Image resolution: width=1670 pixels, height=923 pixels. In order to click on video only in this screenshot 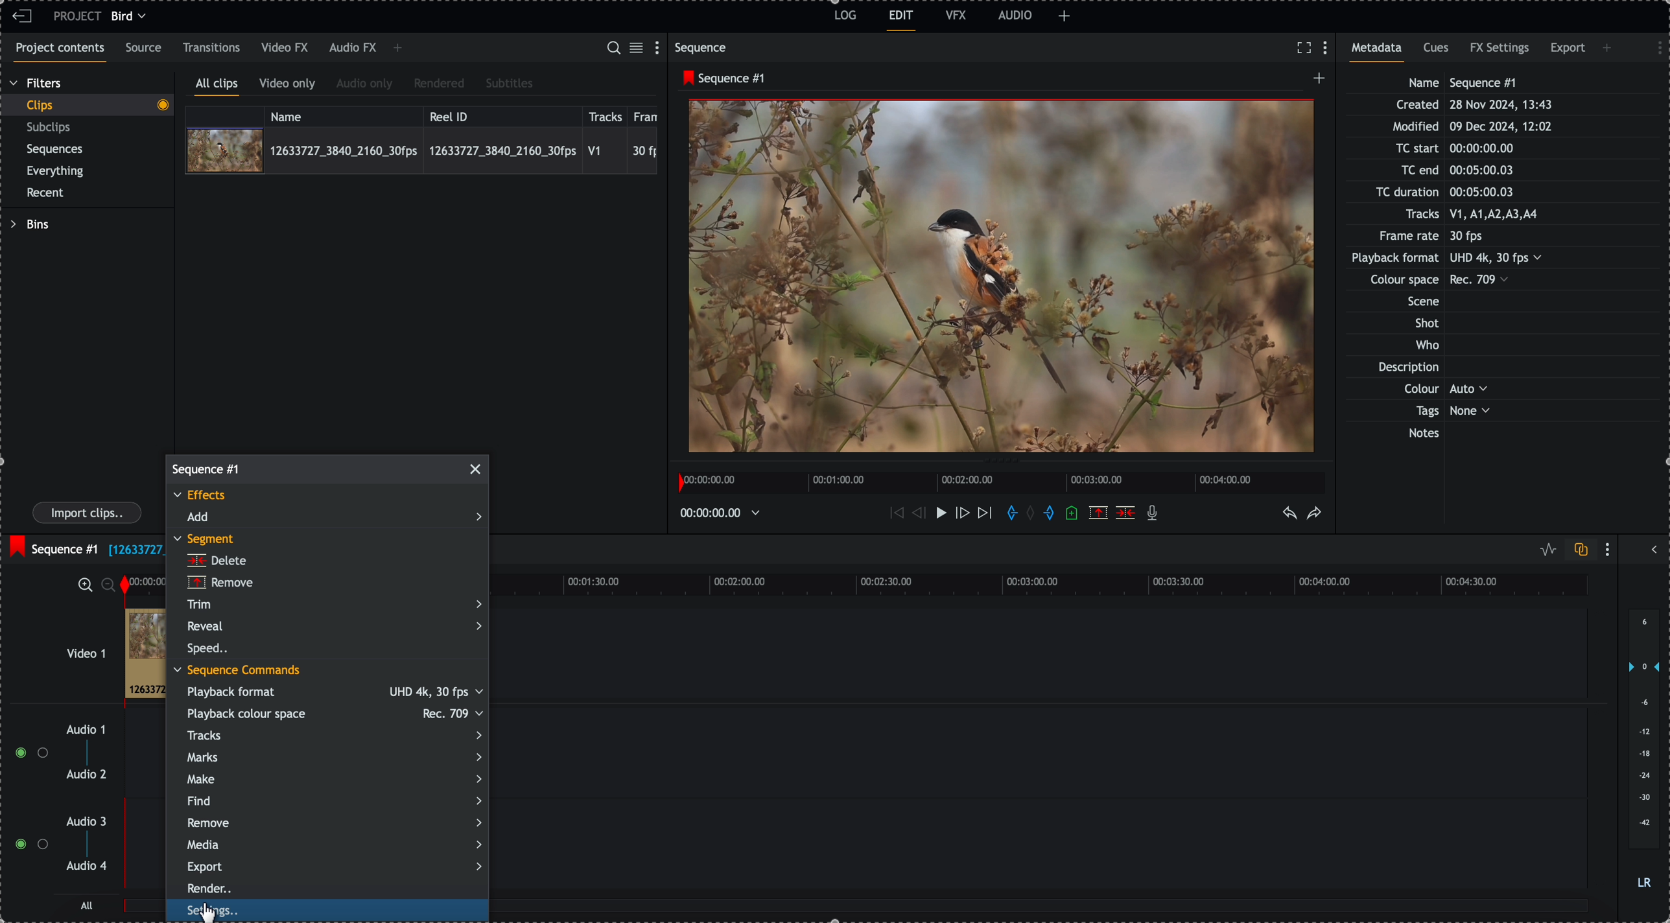, I will do `click(290, 86)`.